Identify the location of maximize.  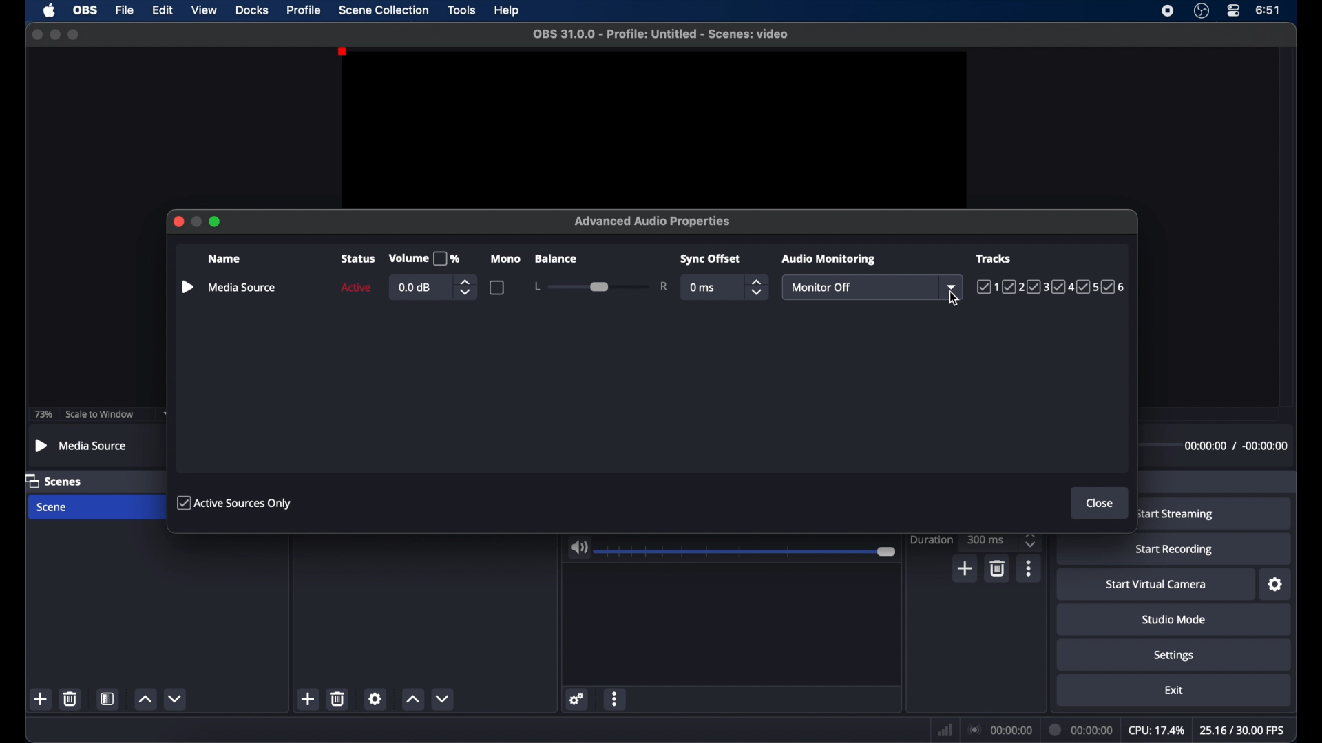
(74, 34).